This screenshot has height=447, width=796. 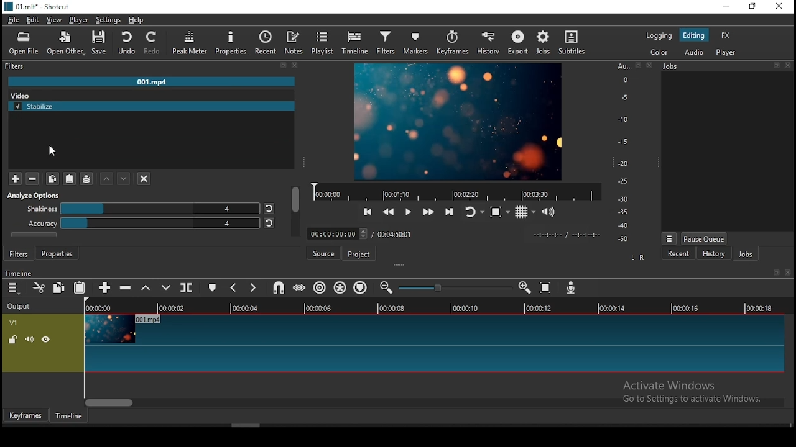 What do you see at coordinates (152, 43) in the screenshot?
I see `Redo` at bounding box center [152, 43].